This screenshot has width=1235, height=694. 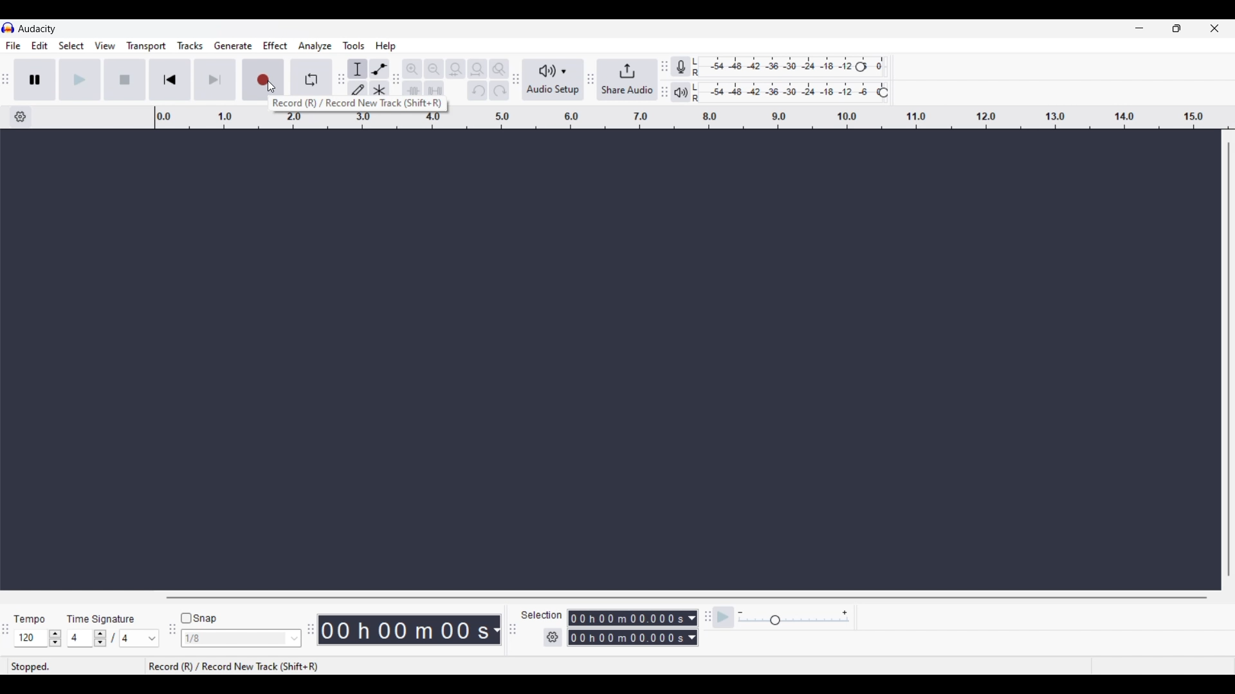 What do you see at coordinates (681, 93) in the screenshot?
I see `Playback meter` at bounding box center [681, 93].